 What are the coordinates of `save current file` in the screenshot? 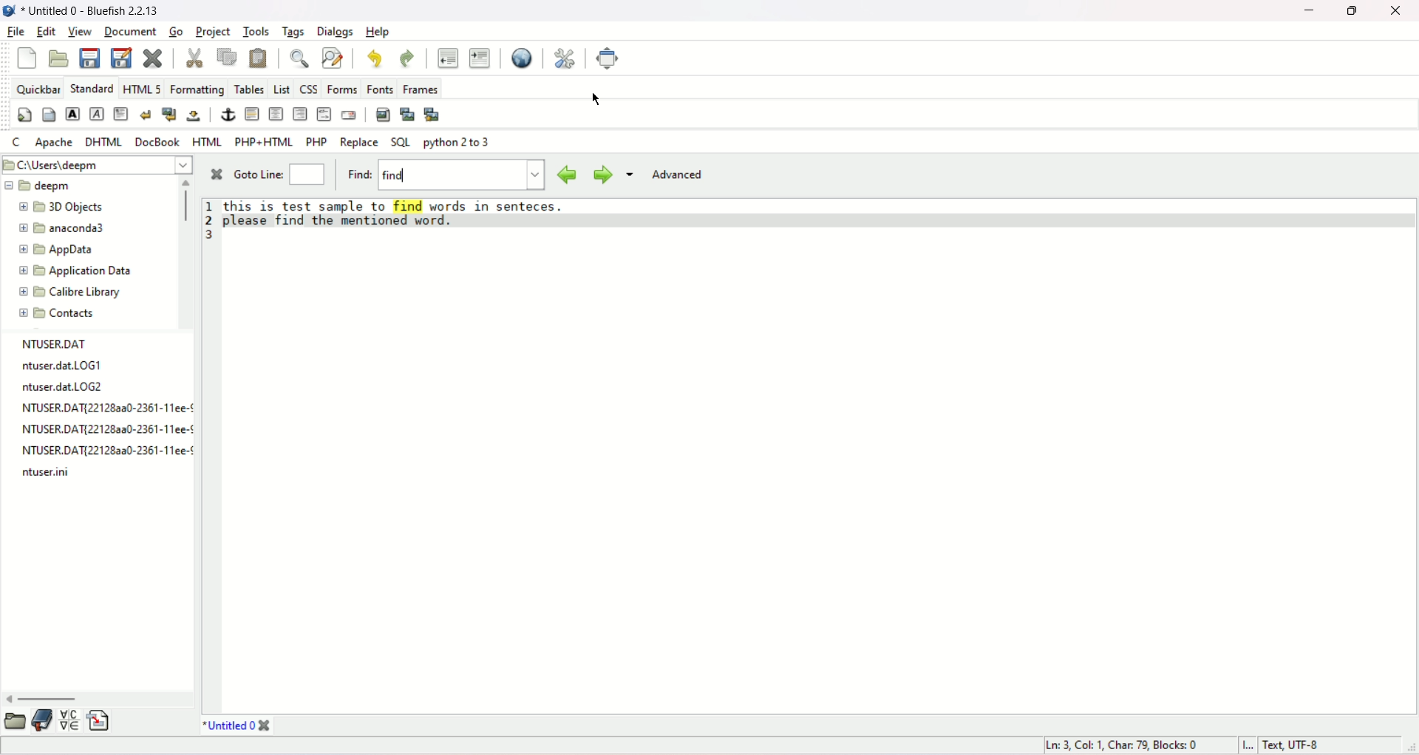 It's located at (89, 58).